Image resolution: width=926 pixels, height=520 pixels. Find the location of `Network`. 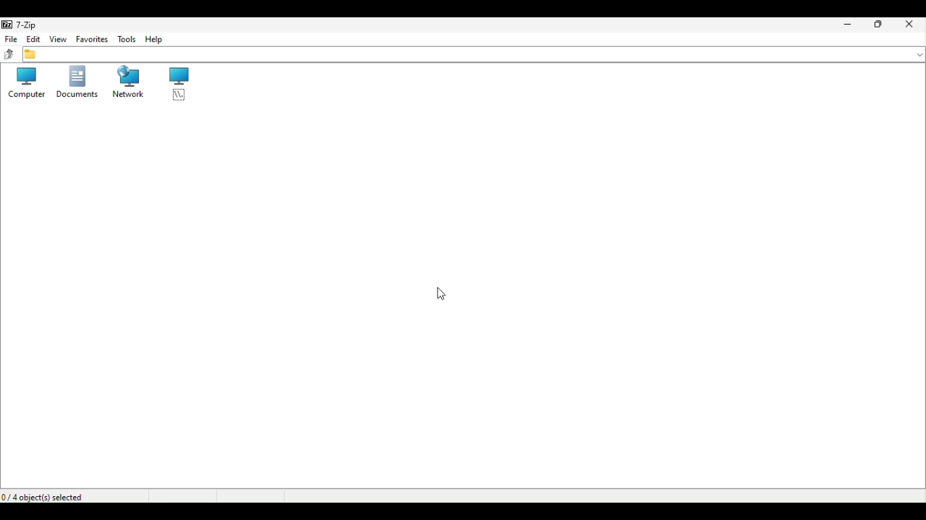

Network is located at coordinates (129, 82).